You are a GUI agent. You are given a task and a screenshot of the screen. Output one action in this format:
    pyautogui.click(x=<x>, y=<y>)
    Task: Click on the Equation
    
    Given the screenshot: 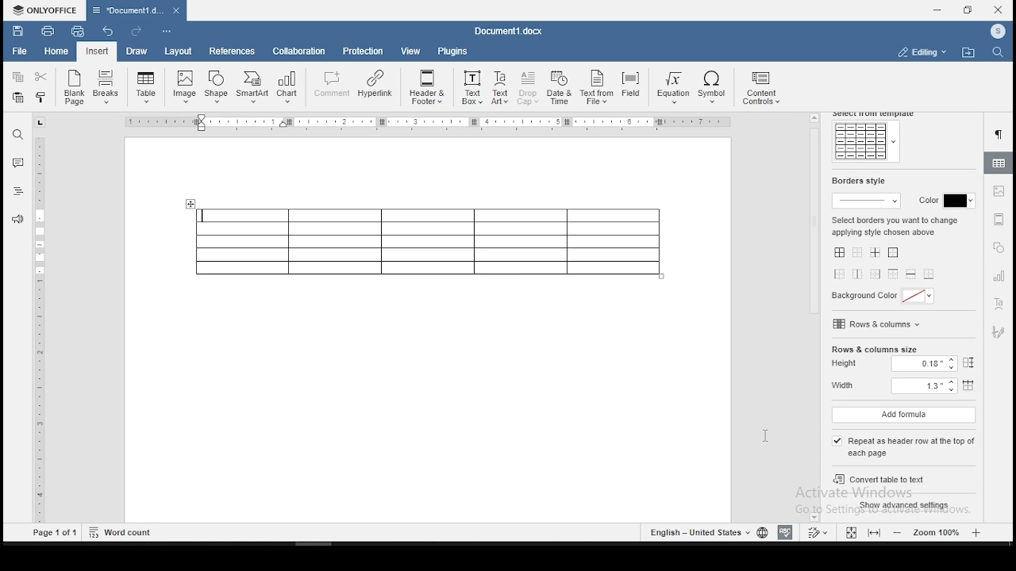 What is the action you would take?
    pyautogui.click(x=671, y=89)
    